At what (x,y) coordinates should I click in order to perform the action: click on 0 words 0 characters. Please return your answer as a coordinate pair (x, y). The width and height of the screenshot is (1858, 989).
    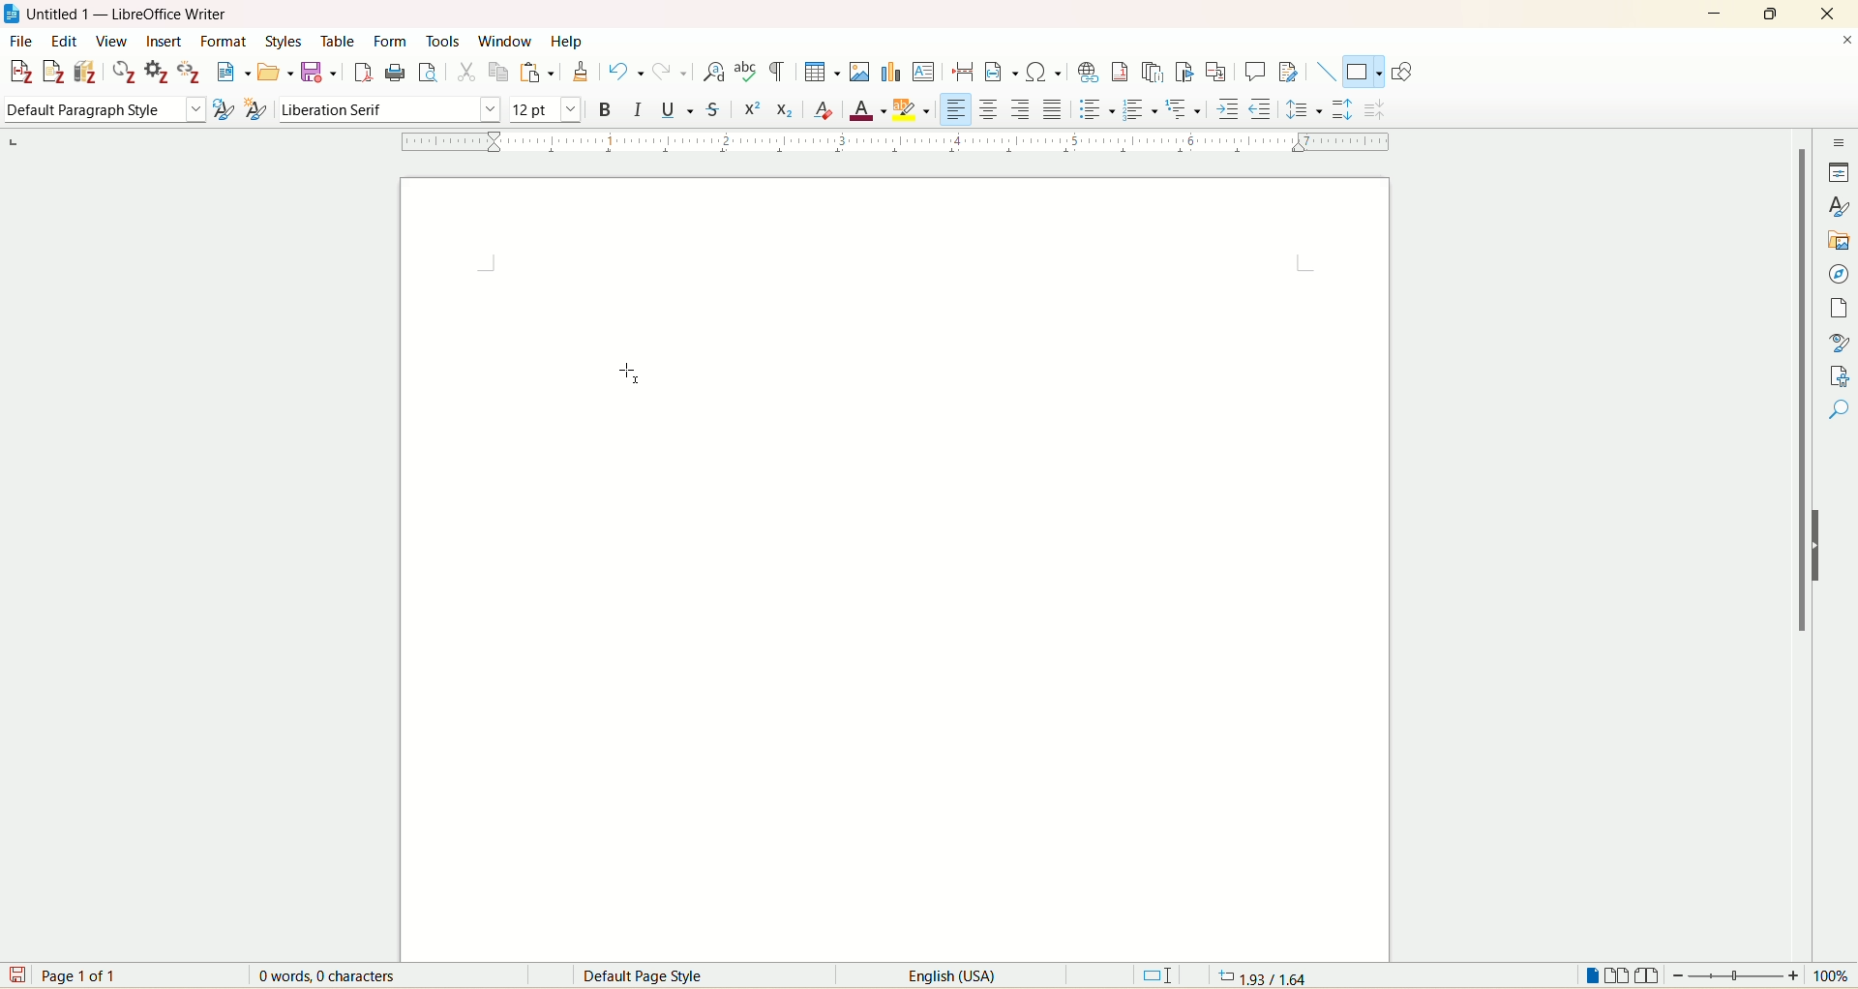
    Looking at the image, I should click on (340, 975).